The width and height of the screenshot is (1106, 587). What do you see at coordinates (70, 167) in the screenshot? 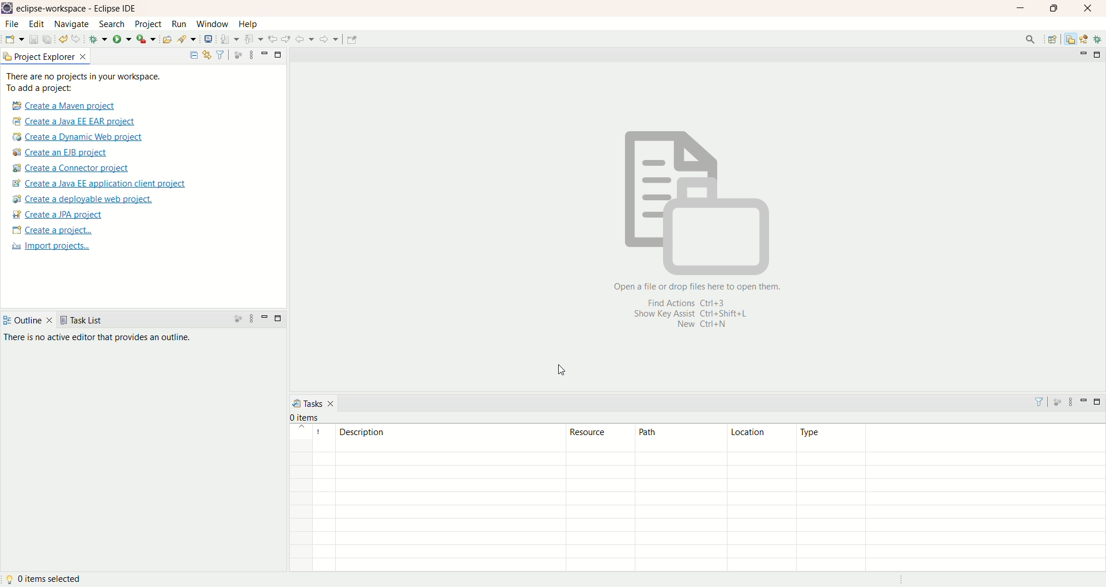
I see `create a connector project` at bounding box center [70, 167].